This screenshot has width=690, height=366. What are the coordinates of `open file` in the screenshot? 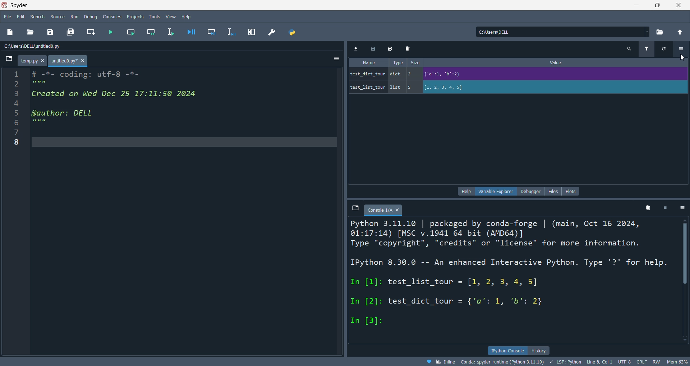 It's located at (31, 31).